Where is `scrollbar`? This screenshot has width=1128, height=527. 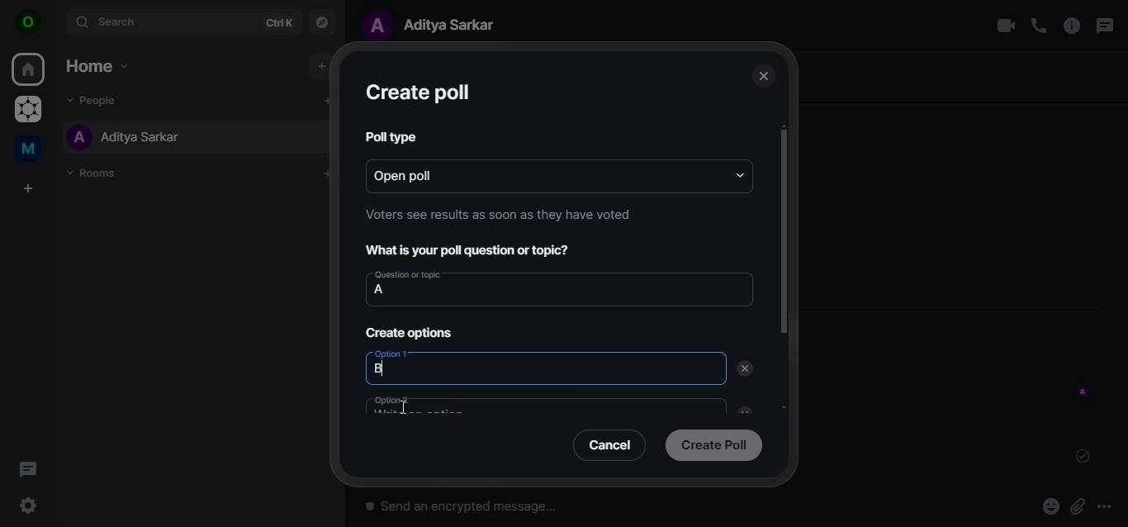
scrollbar is located at coordinates (782, 232).